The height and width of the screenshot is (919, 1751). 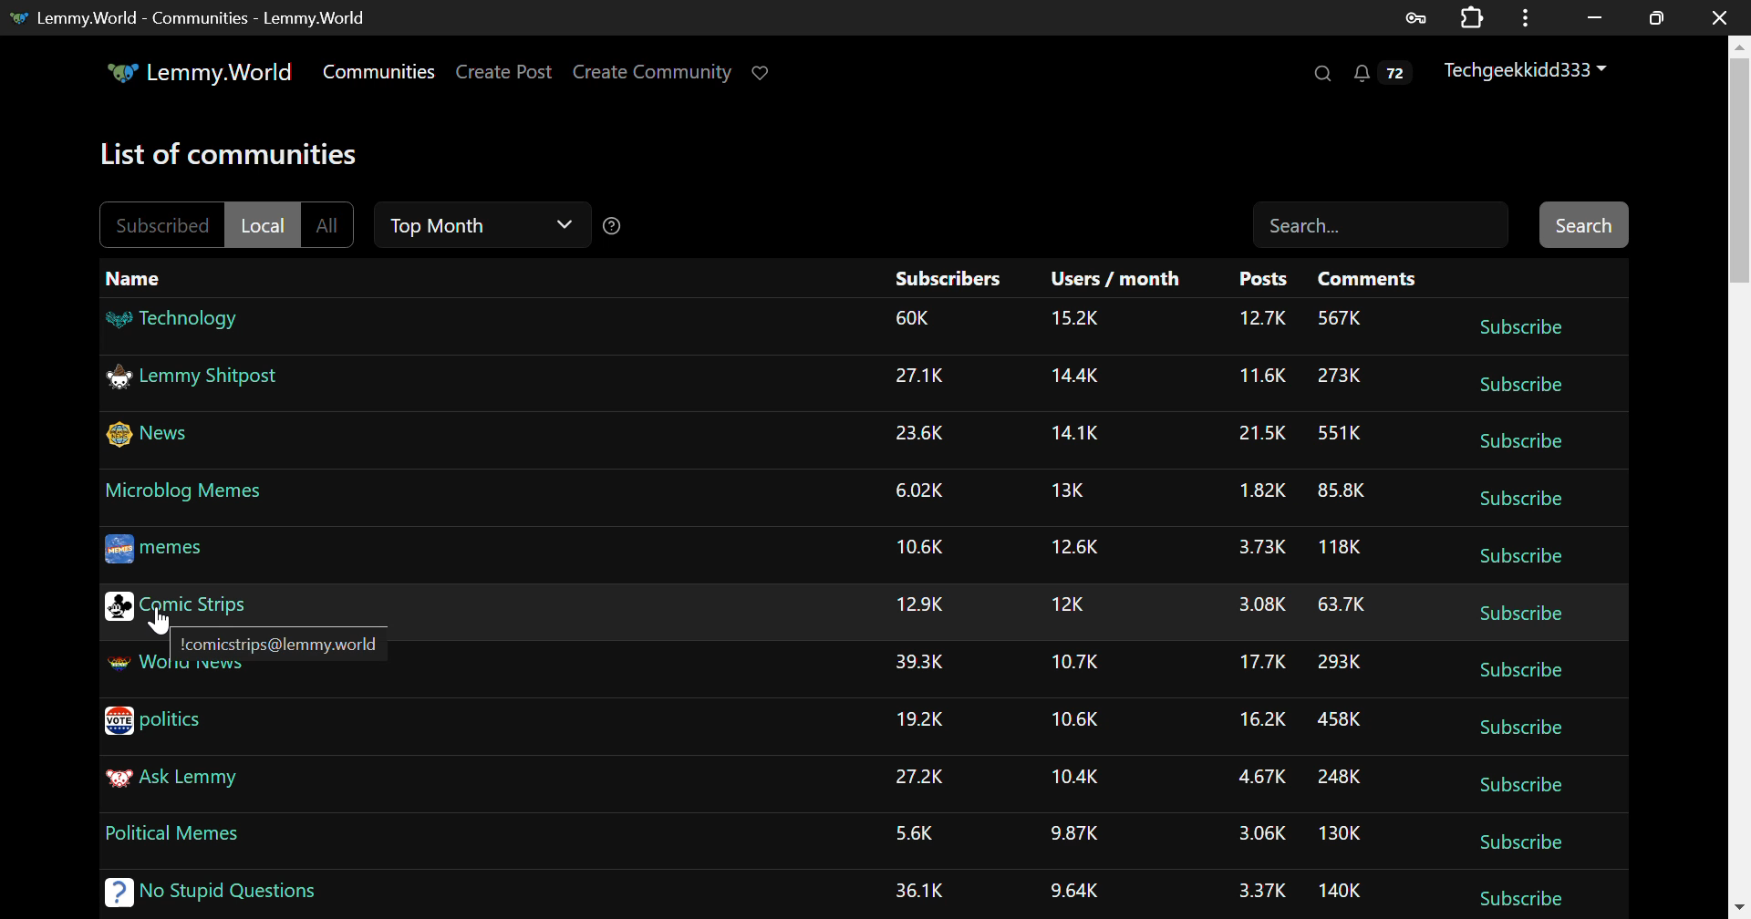 I want to click on Techgeekkidd333, so click(x=1528, y=72).